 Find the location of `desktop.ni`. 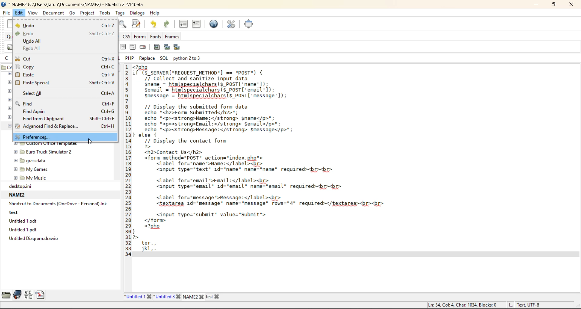

desktop.ni is located at coordinates (18, 187).